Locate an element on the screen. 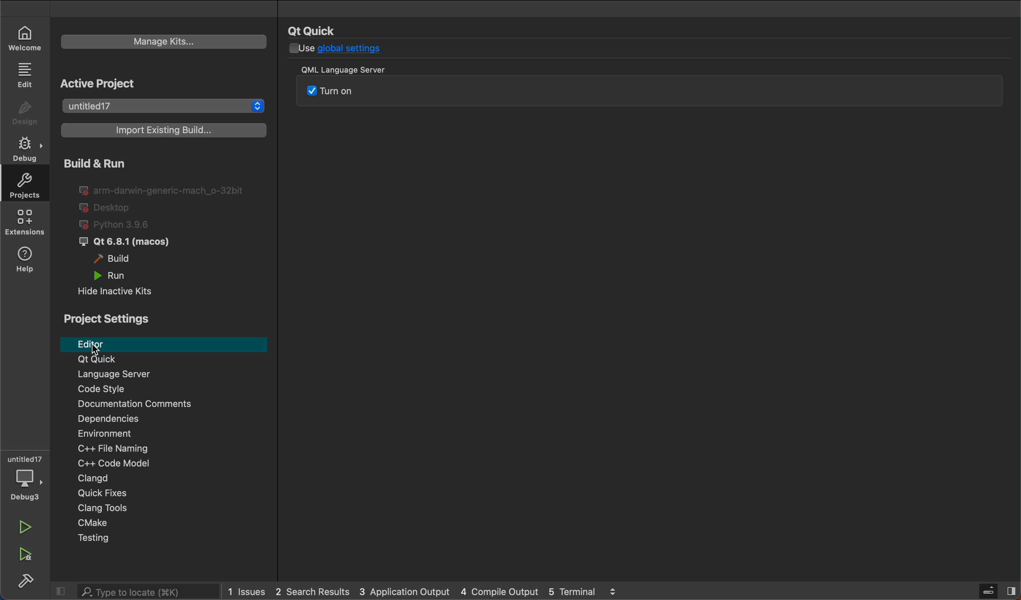 This screenshot has height=600, width=1021. Environment  is located at coordinates (169, 435).